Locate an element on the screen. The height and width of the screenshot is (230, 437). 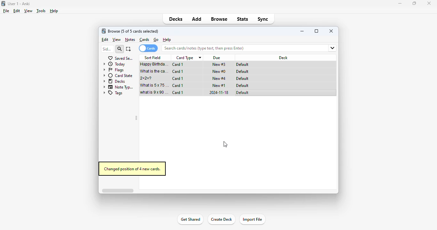
minimize is located at coordinates (400, 4).